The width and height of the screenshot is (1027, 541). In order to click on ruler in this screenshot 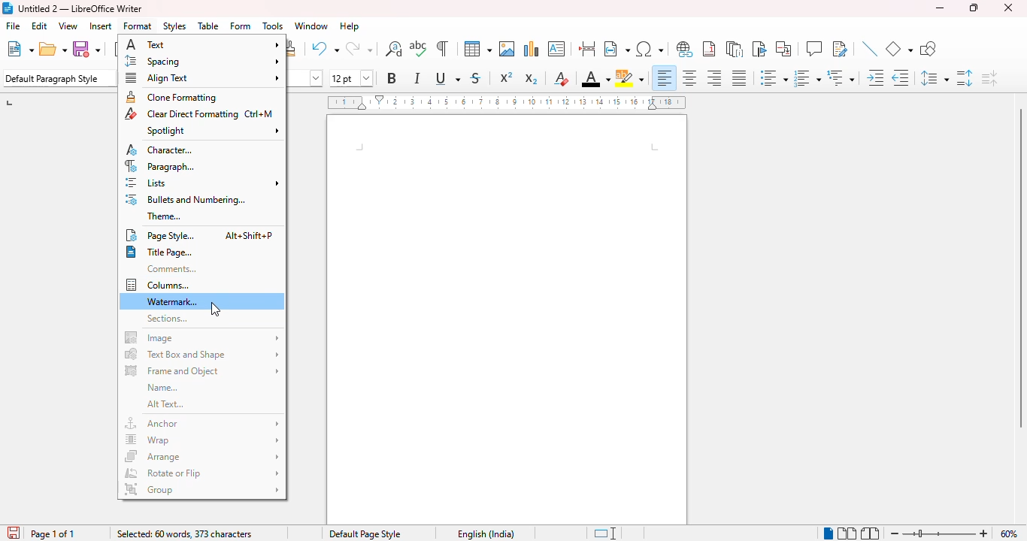, I will do `click(507, 102)`.